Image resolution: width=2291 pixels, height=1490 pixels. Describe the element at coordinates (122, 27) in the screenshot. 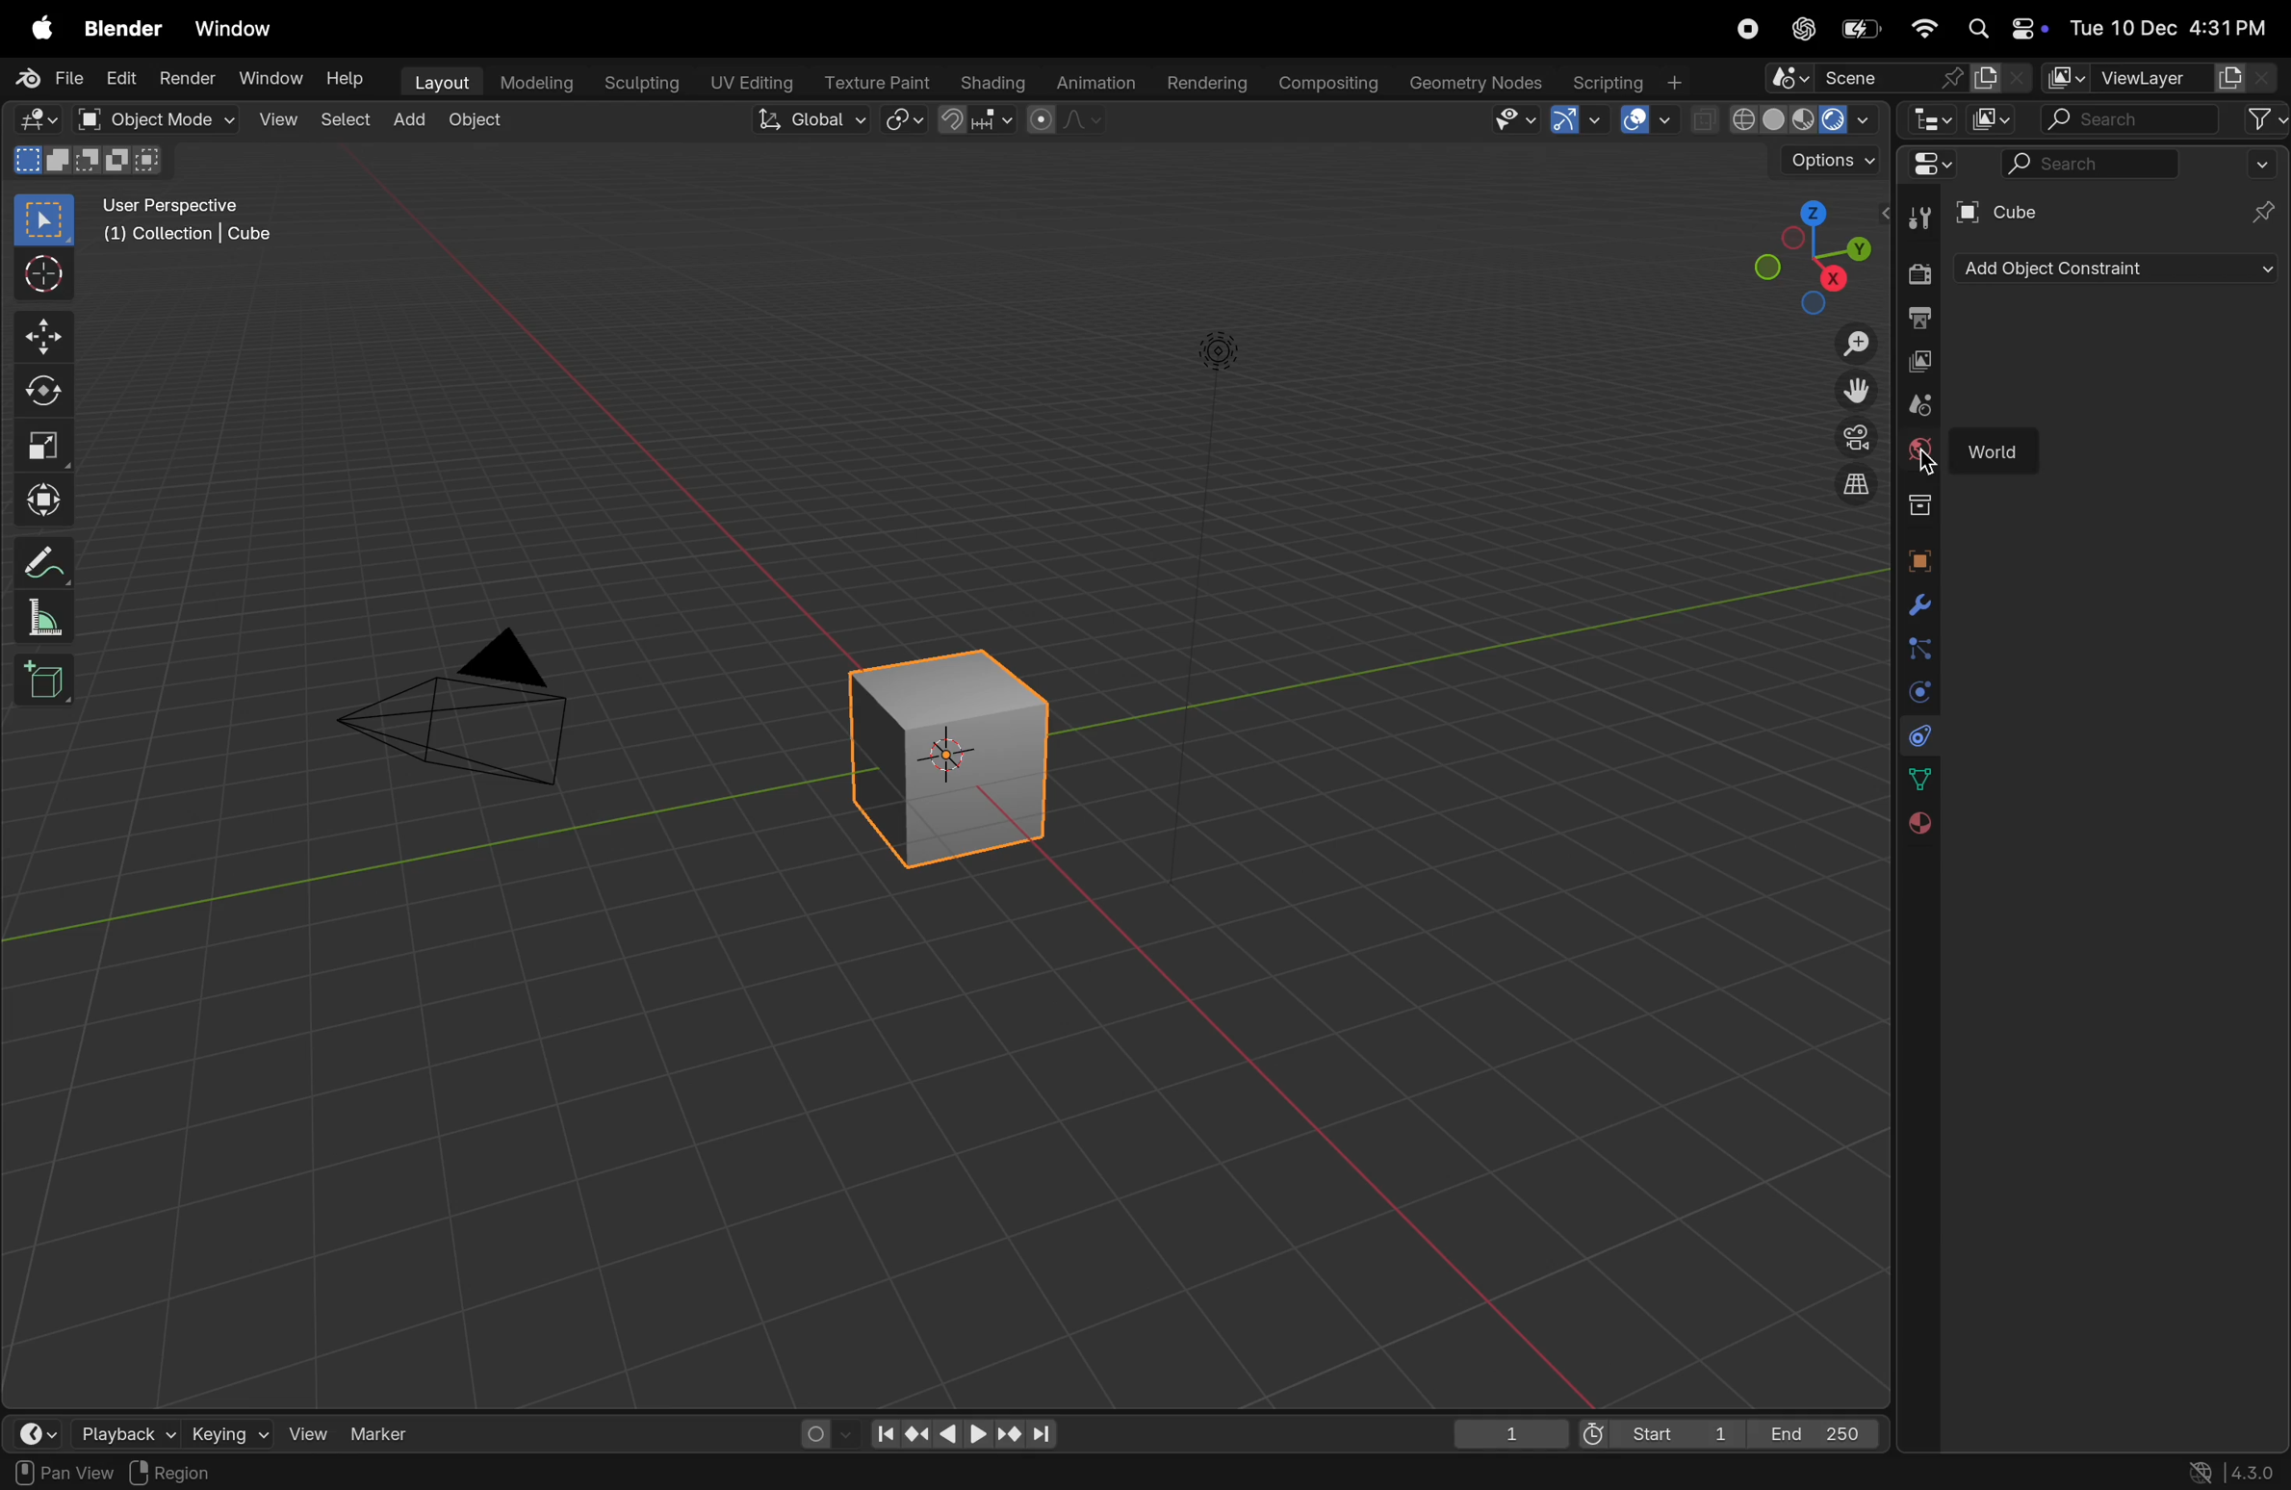

I see `Blender` at that location.